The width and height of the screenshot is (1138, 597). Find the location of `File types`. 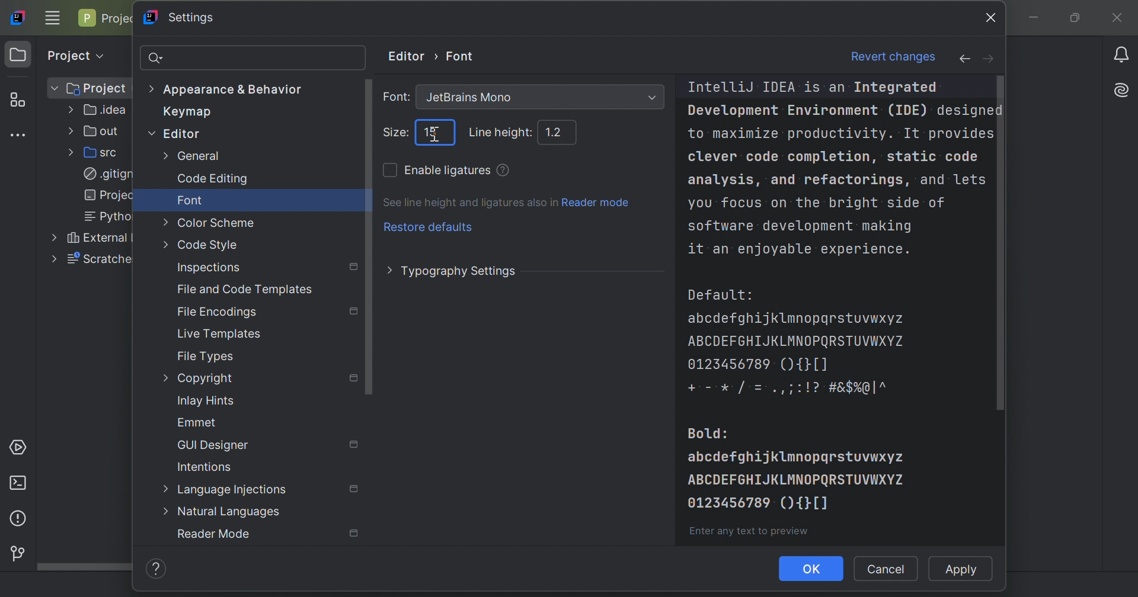

File types is located at coordinates (207, 356).